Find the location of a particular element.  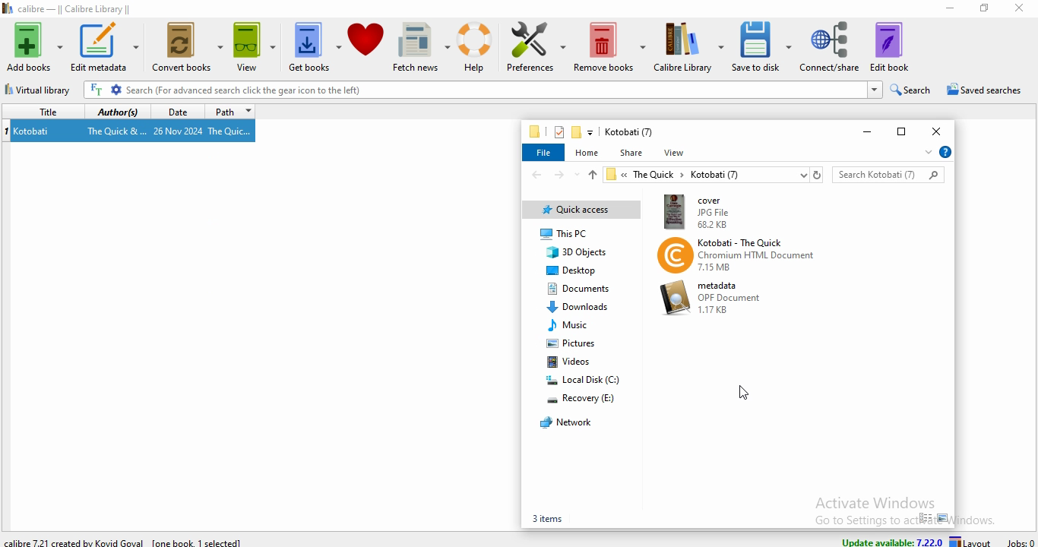

index no is located at coordinates (7, 131).